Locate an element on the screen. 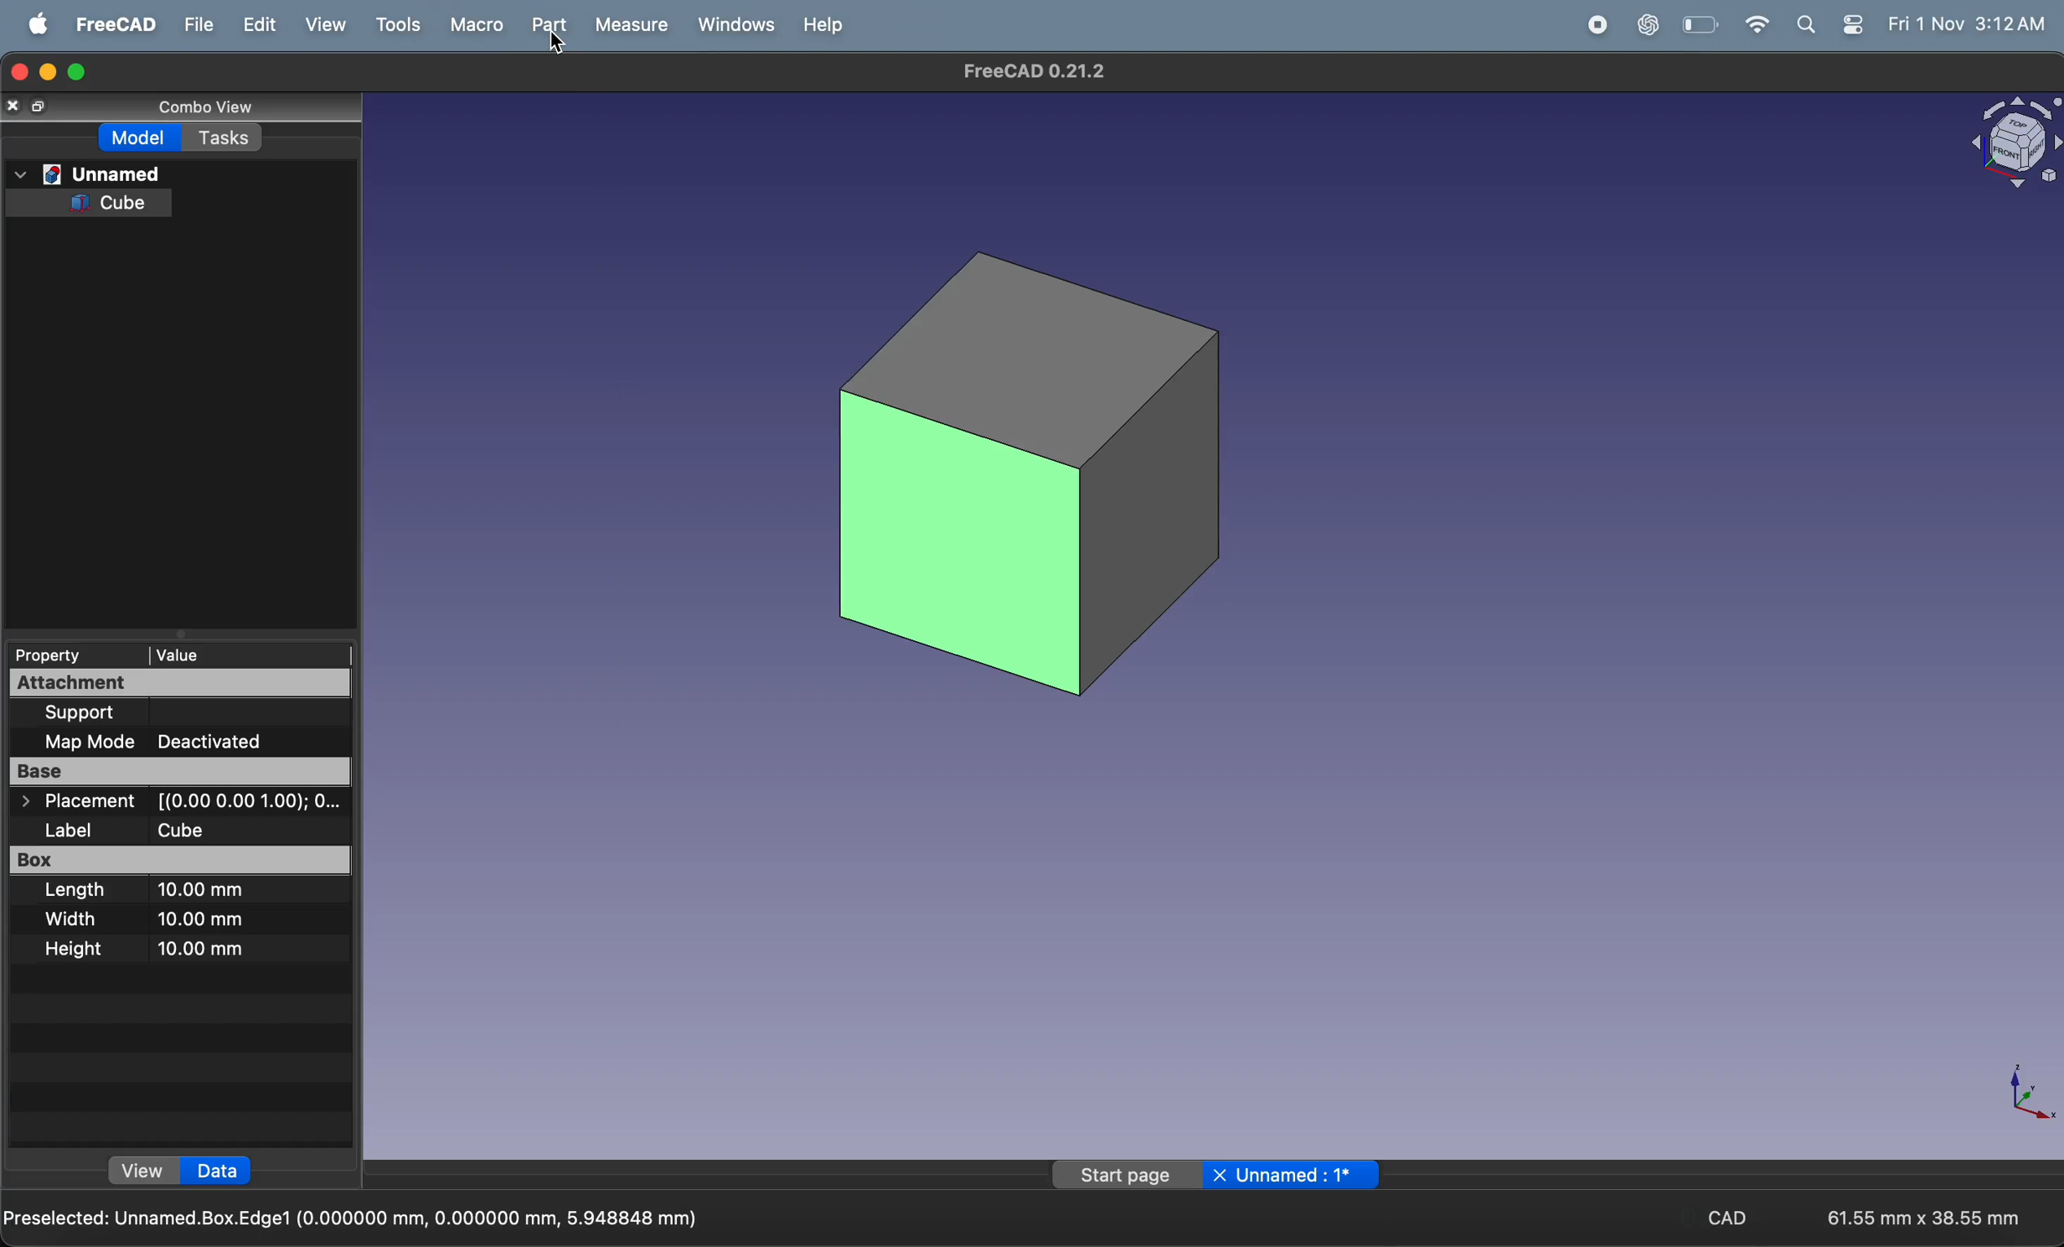 The height and width of the screenshot is (1247, 2064). close is located at coordinates (18, 104).